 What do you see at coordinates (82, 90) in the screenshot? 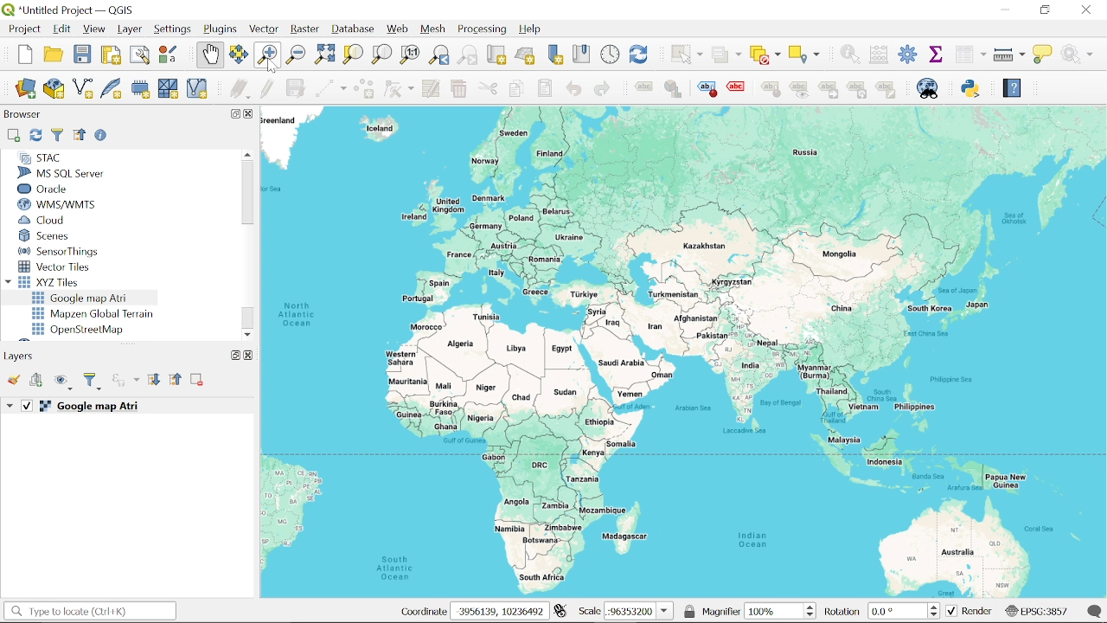
I see `New shapefile layer` at bounding box center [82, 90].